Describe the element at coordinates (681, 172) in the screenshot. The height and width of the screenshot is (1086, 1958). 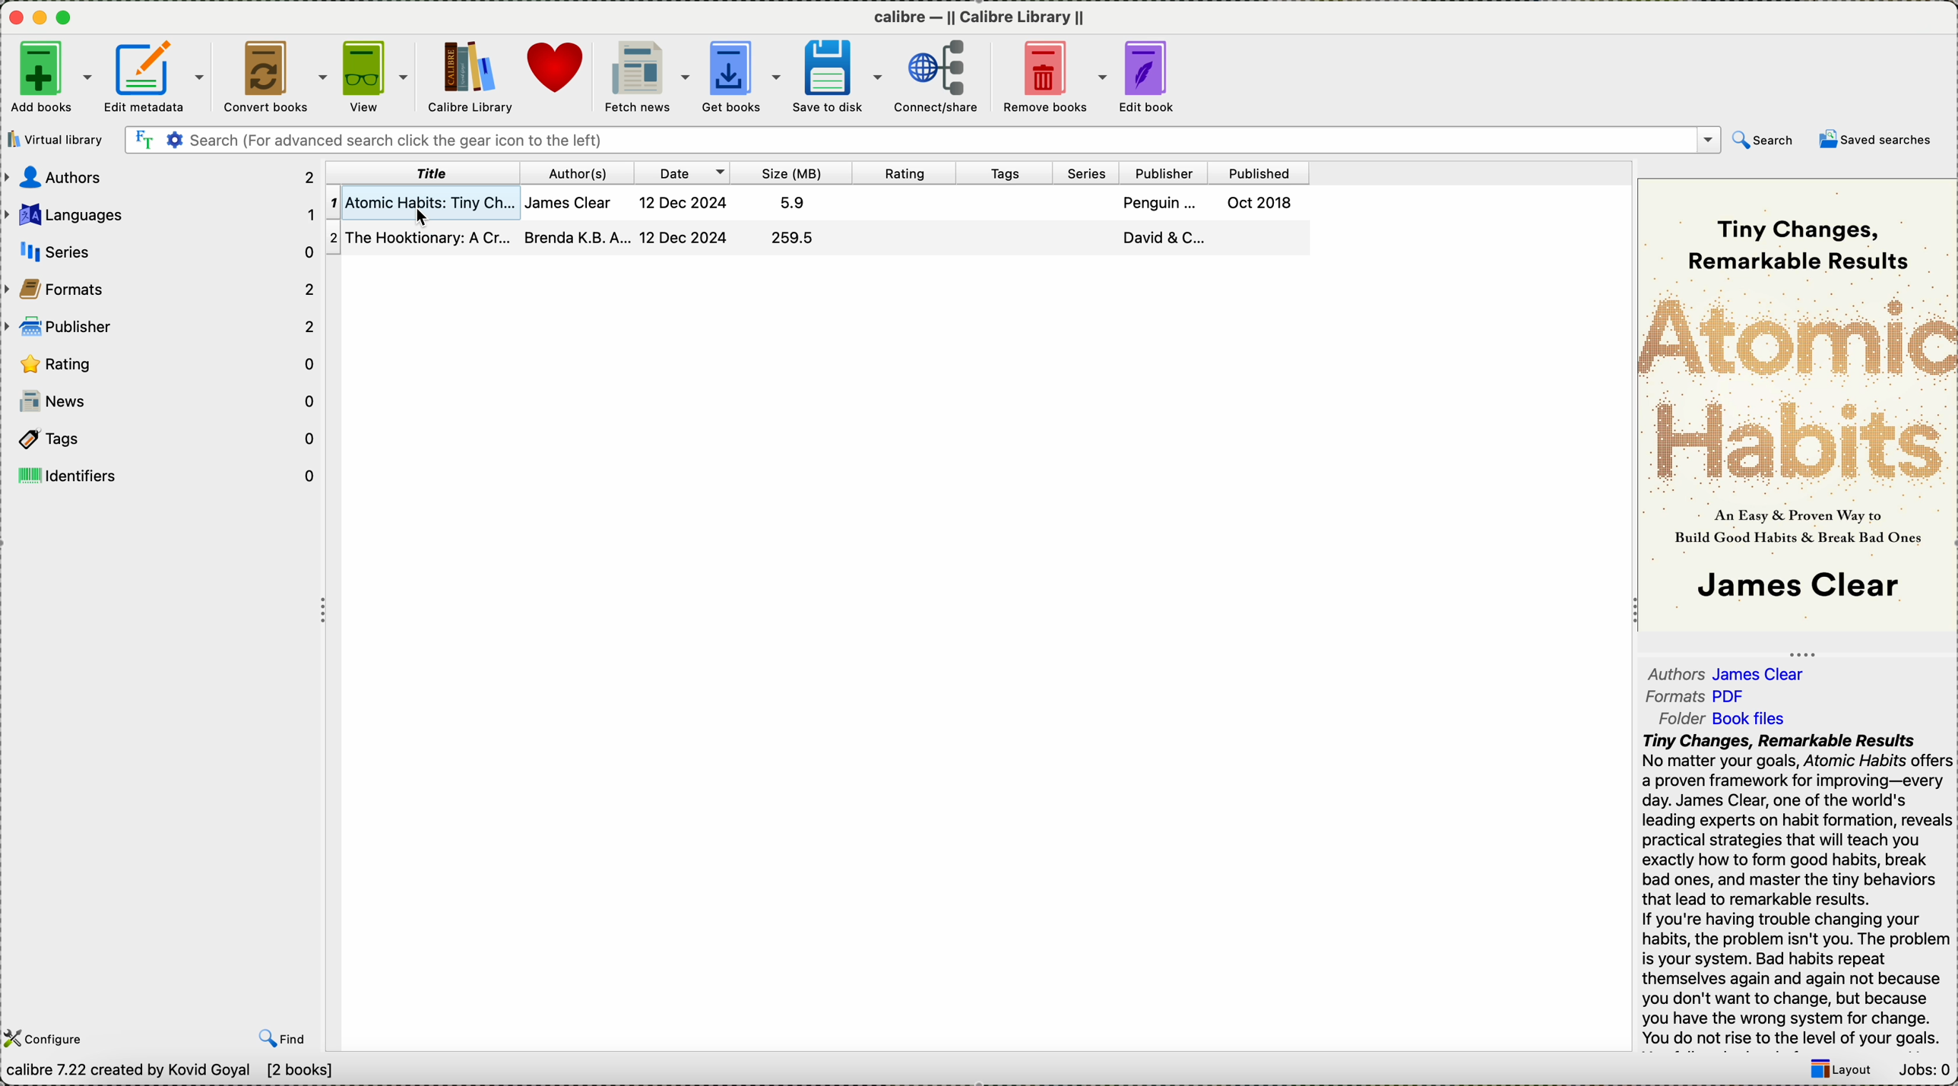
I see `date` at that location.